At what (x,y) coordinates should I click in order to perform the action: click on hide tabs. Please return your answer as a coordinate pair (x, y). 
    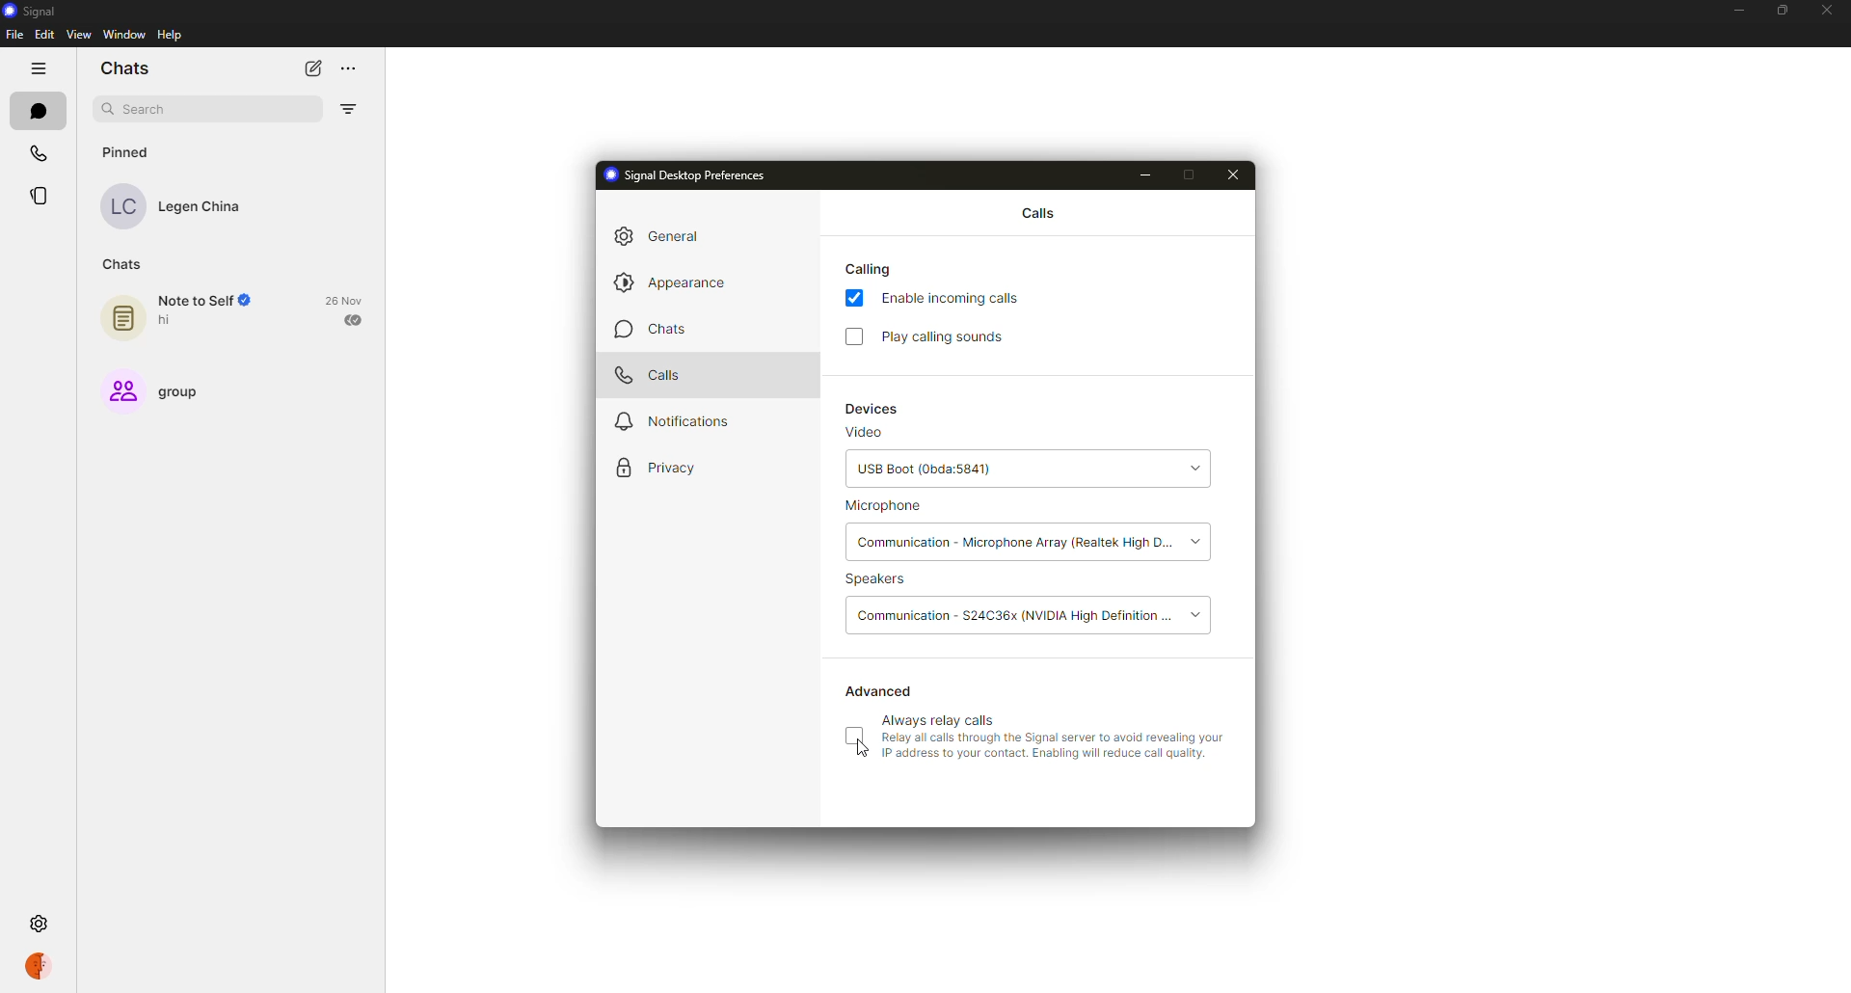
    Looking at the image, I should click on (38, 68).